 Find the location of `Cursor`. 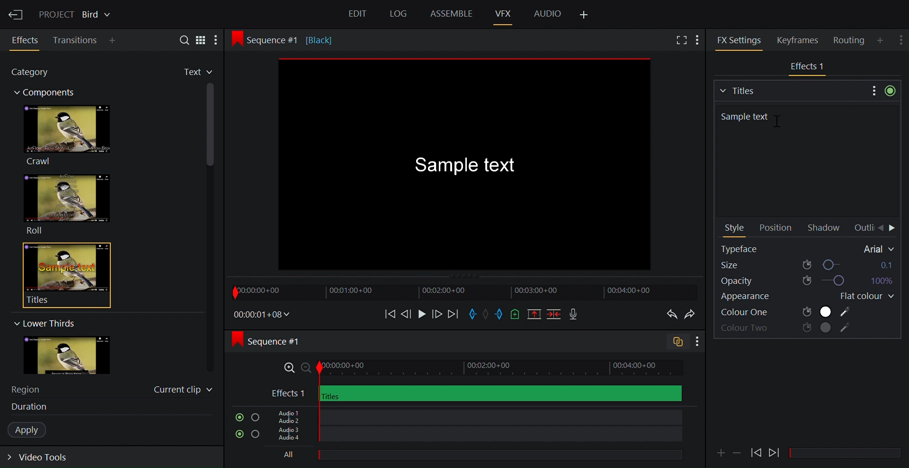

Cursor is located at coordinates (781, 125).